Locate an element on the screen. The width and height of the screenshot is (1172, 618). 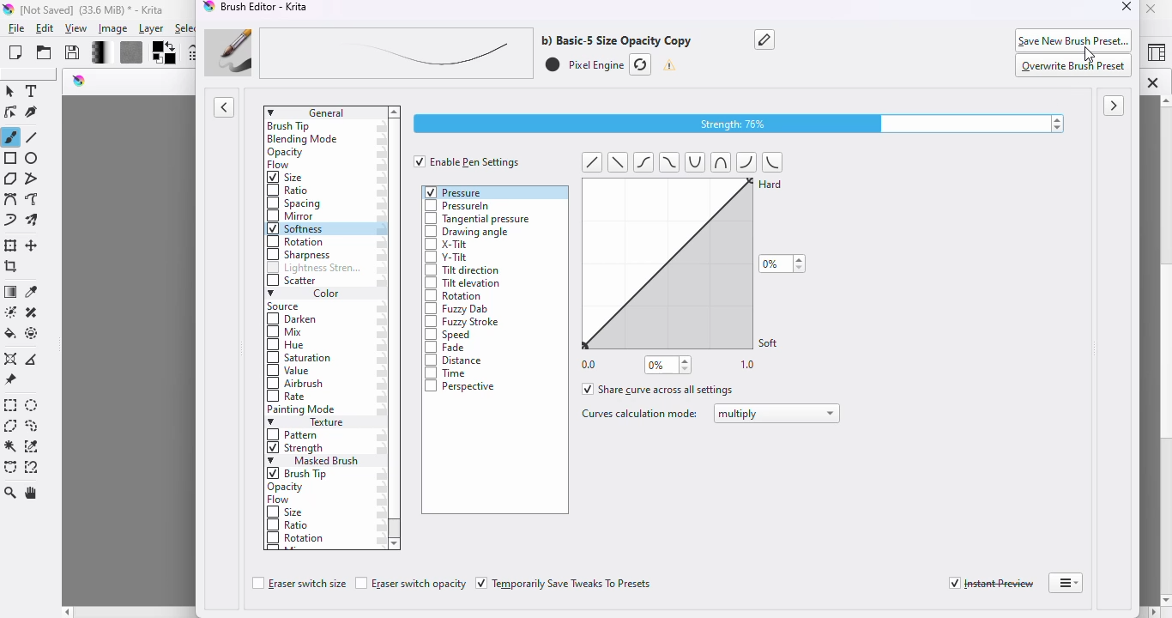
fuzzy dab is located at coordinates (456, 310).